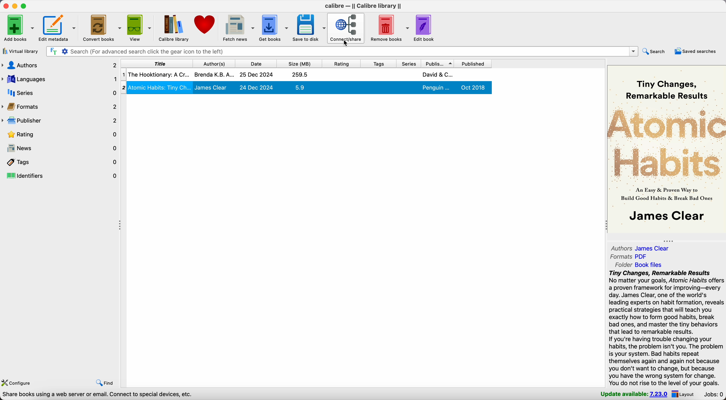 This screenshot has height=400, width=726. Describe the element at coordinates (437, 88) in the screenshot. I see `Penguin` at that location.